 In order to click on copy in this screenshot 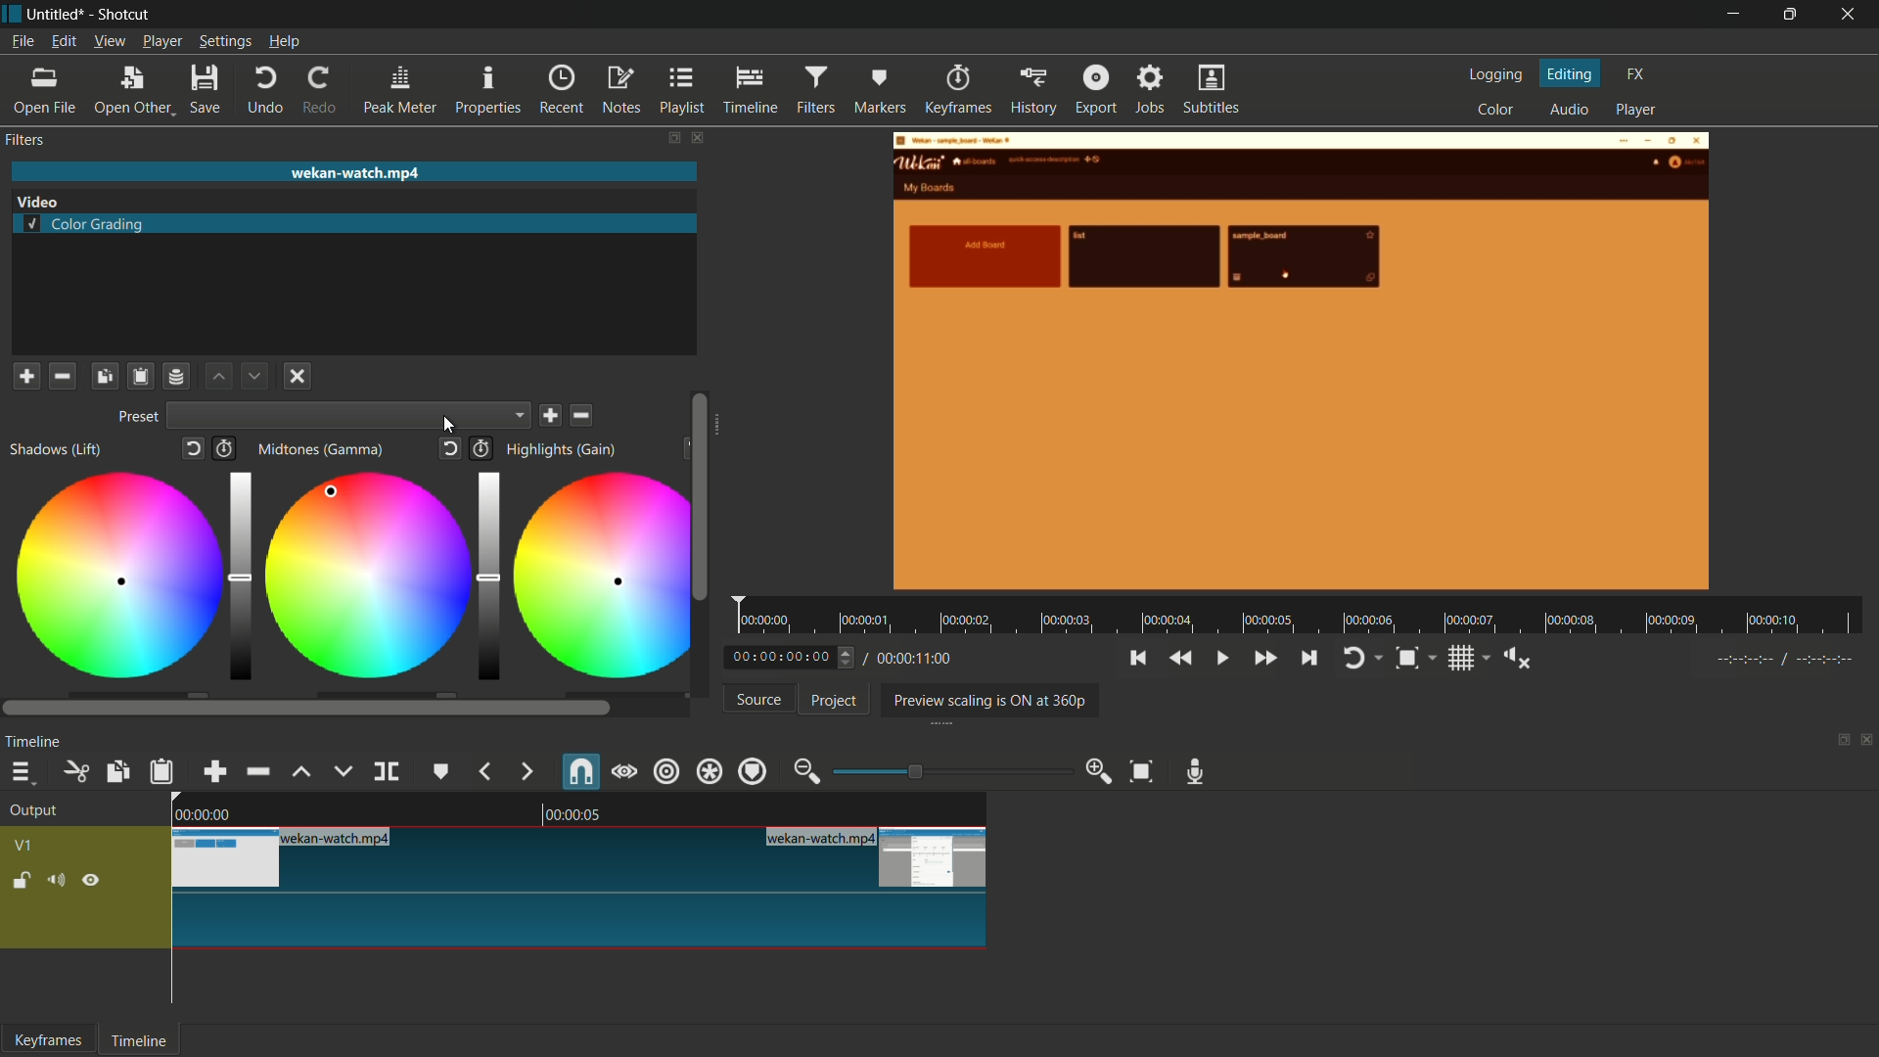, I will do `click(115, 772)`.